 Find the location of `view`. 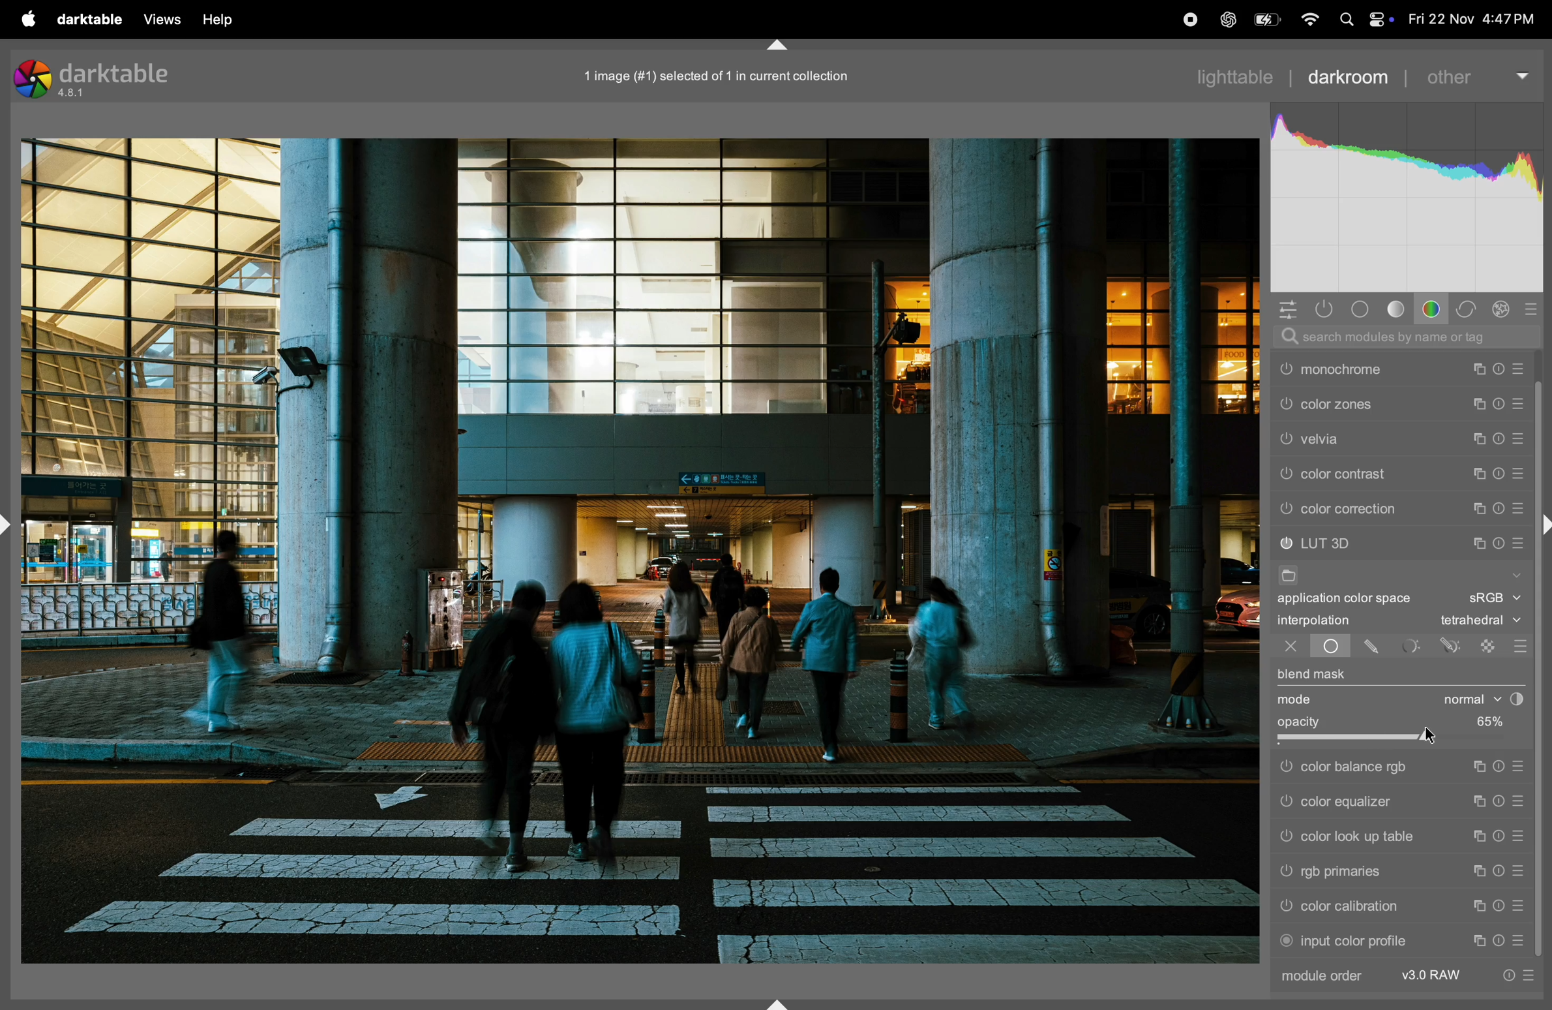

view is located at coordinates (226, 20).